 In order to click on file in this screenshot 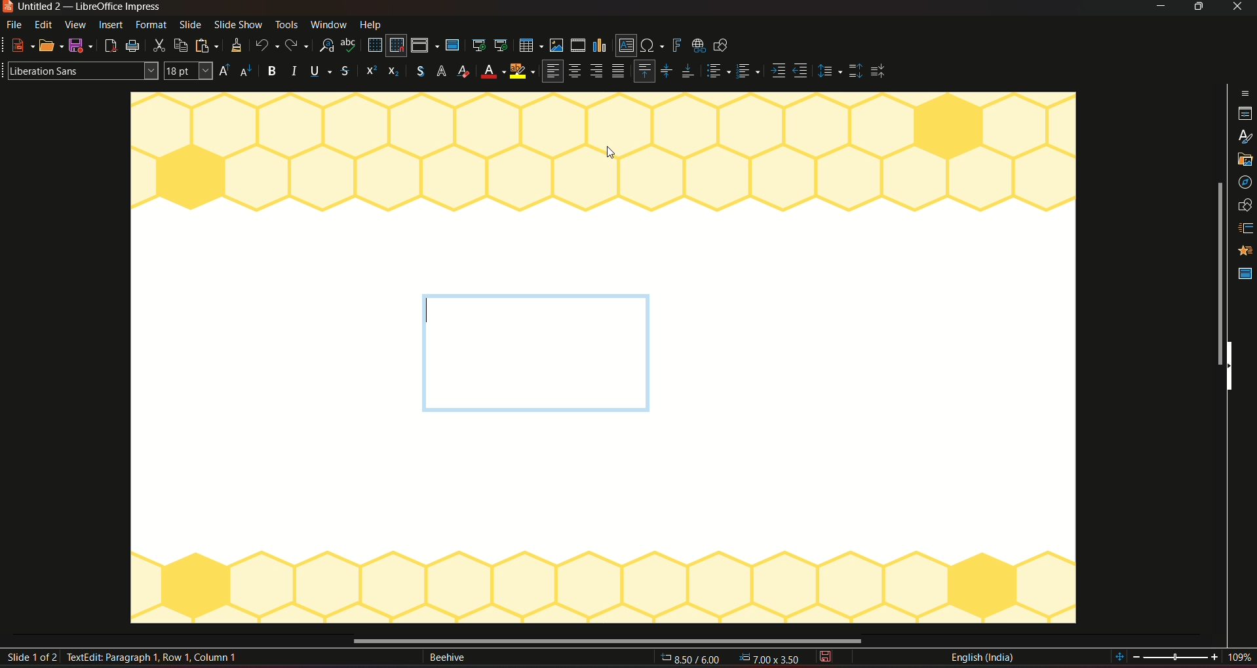, I will do `click(16, 26)`.